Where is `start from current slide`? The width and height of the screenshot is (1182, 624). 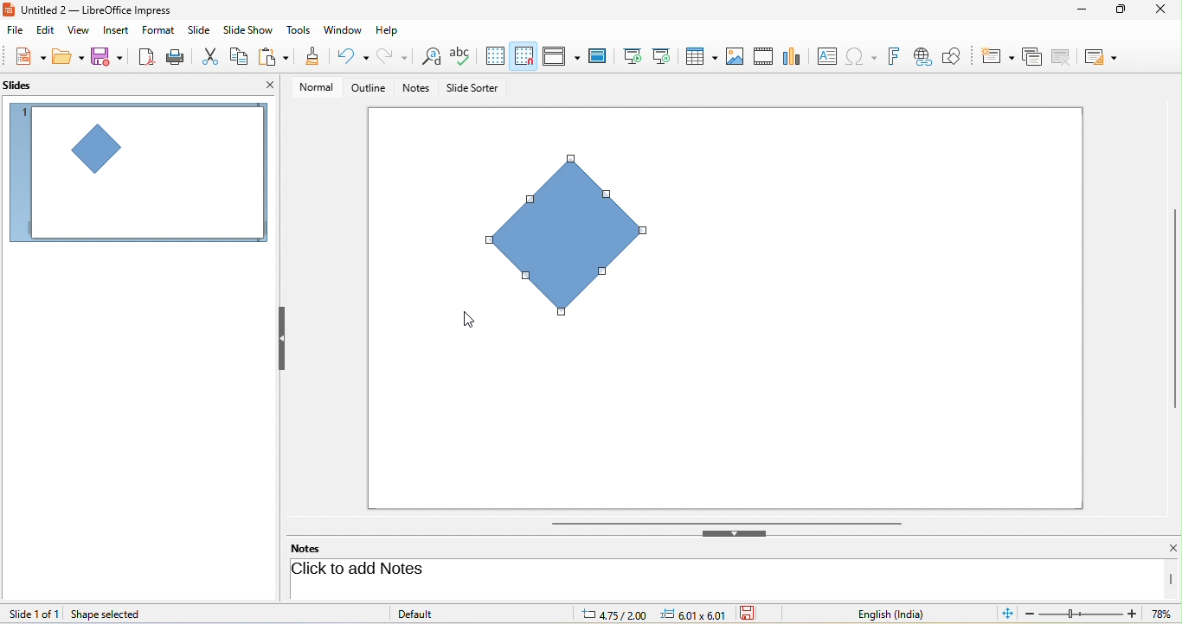 start from current slide is located at coordinates (666, 56).